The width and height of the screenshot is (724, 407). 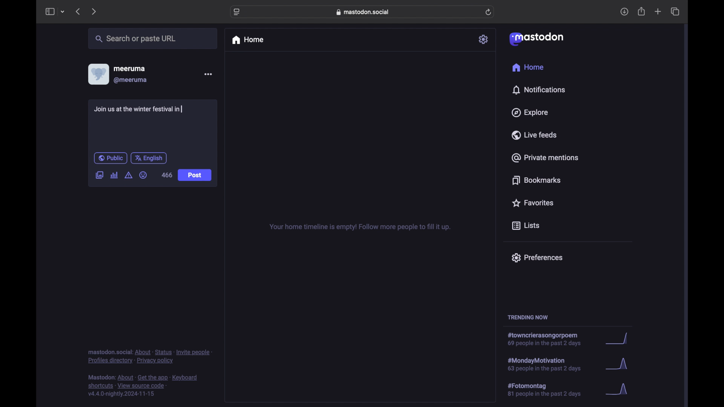 I want to click on new tab, so click(x=658, y=11).